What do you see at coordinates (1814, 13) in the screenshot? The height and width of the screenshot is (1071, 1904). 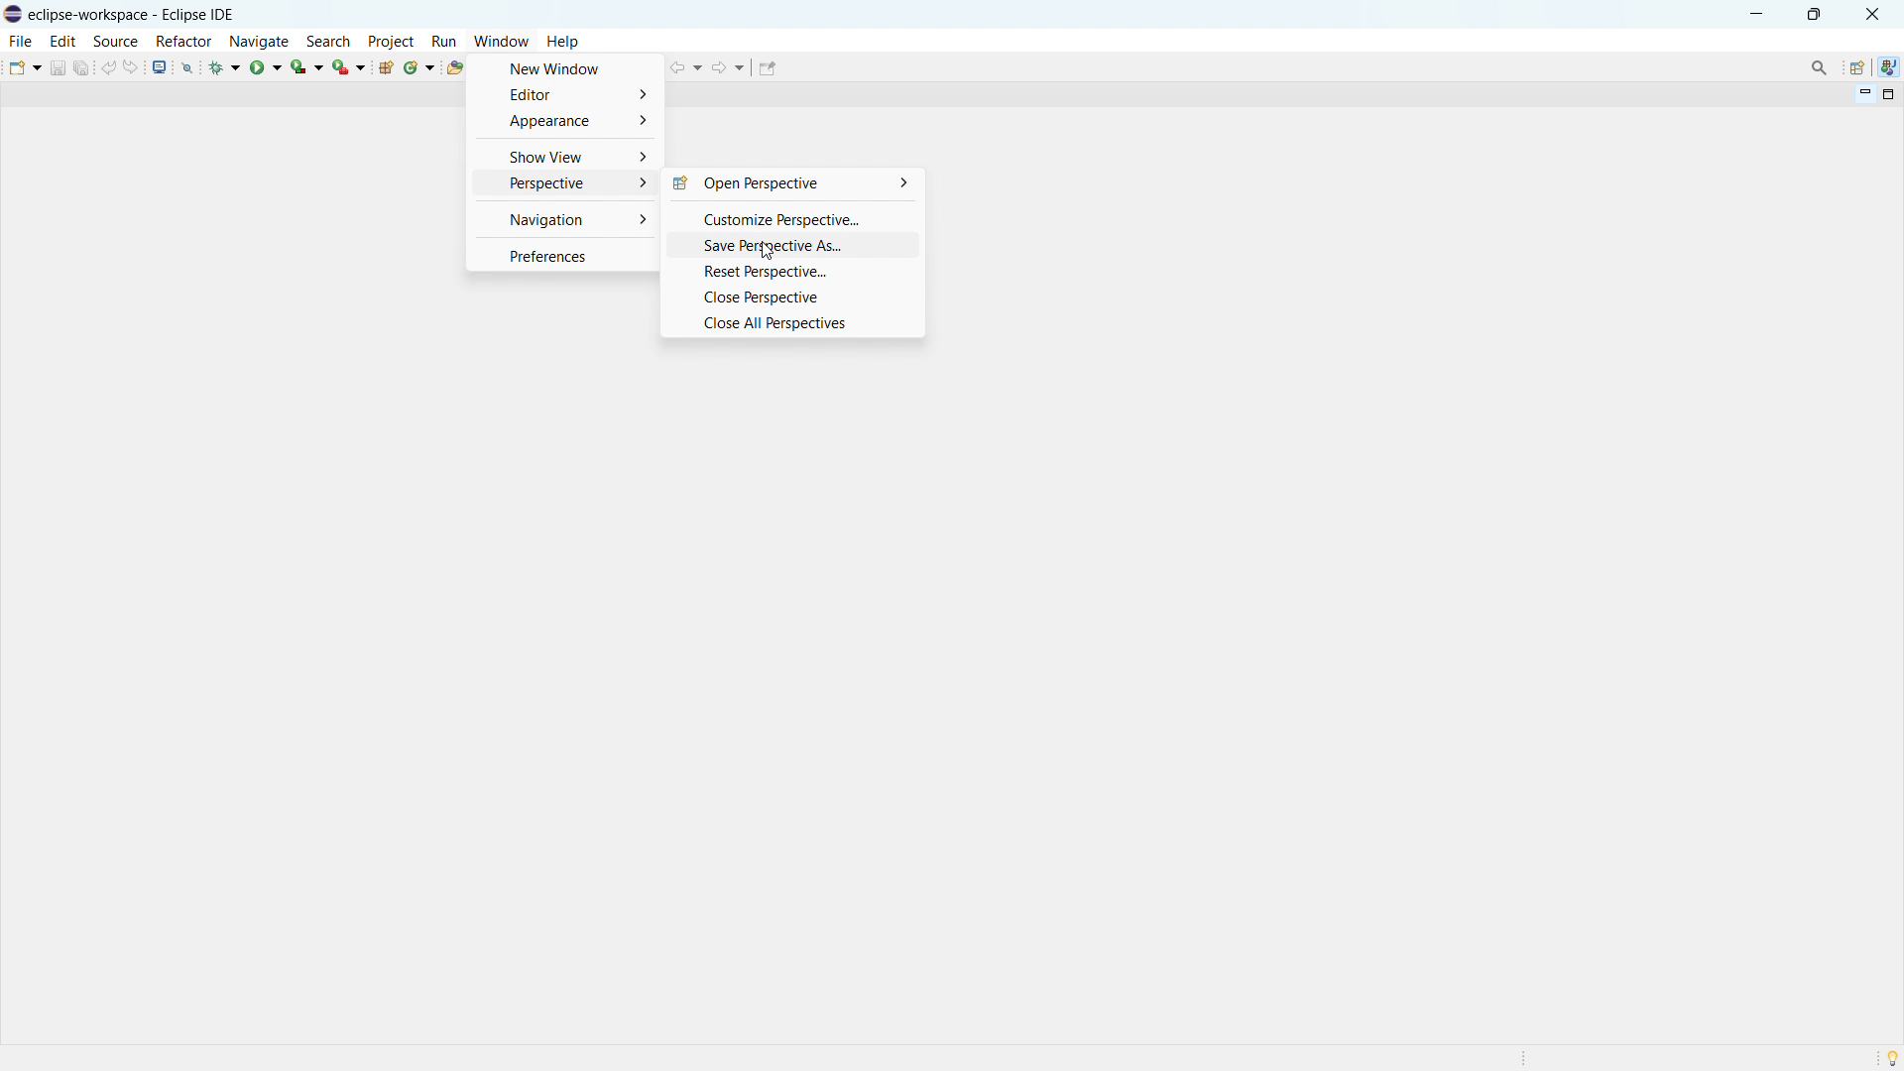 I see `maximize` at bounding box center [1814, 13].